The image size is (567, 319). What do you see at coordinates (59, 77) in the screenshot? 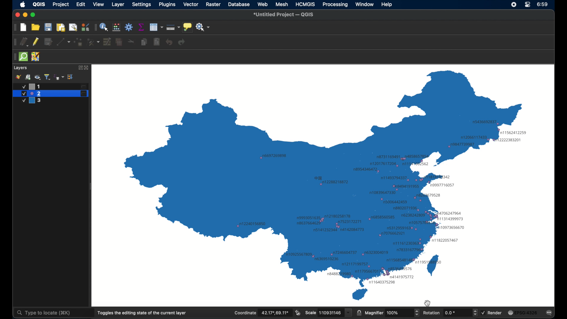
I see `filter legend by expression` at bounding box center [59, 77].